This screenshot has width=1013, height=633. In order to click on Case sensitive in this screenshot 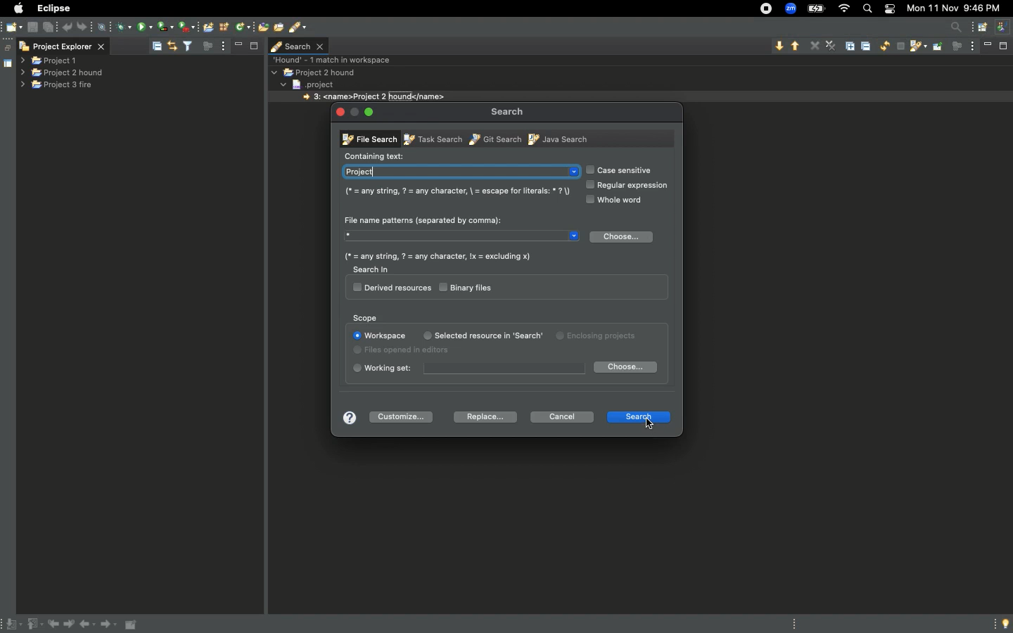, I will do `click(623, 170)`.